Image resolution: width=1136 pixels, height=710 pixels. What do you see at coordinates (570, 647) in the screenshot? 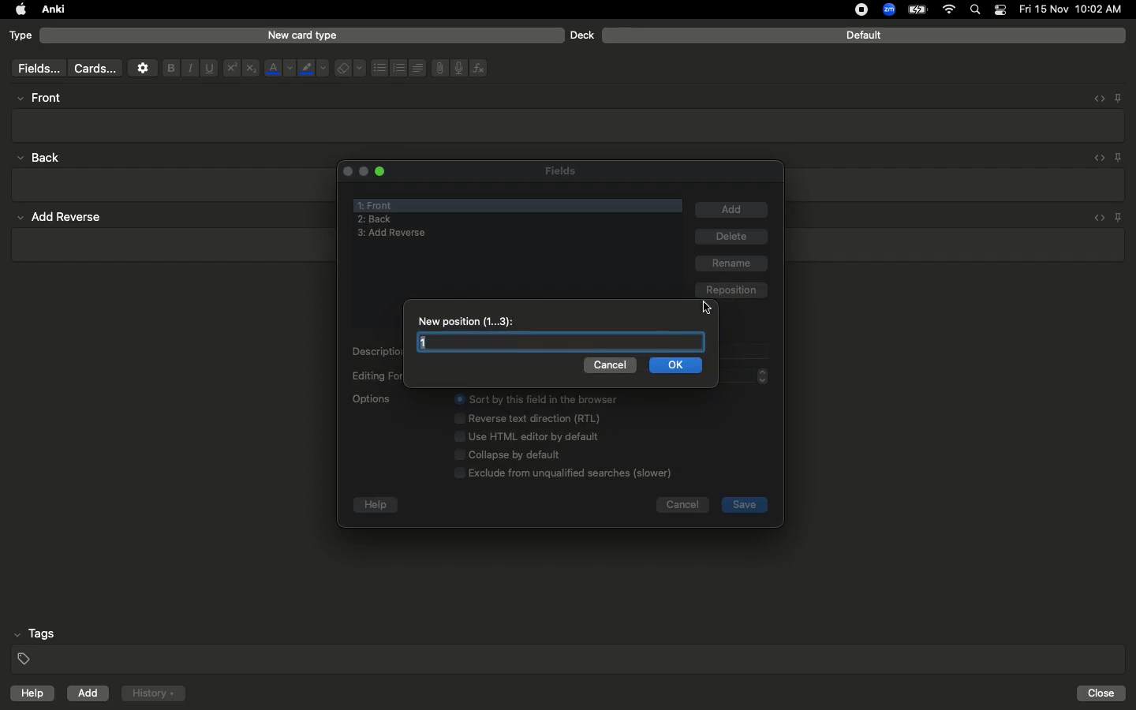
I see `Tags` at bounding box center [570, 647].